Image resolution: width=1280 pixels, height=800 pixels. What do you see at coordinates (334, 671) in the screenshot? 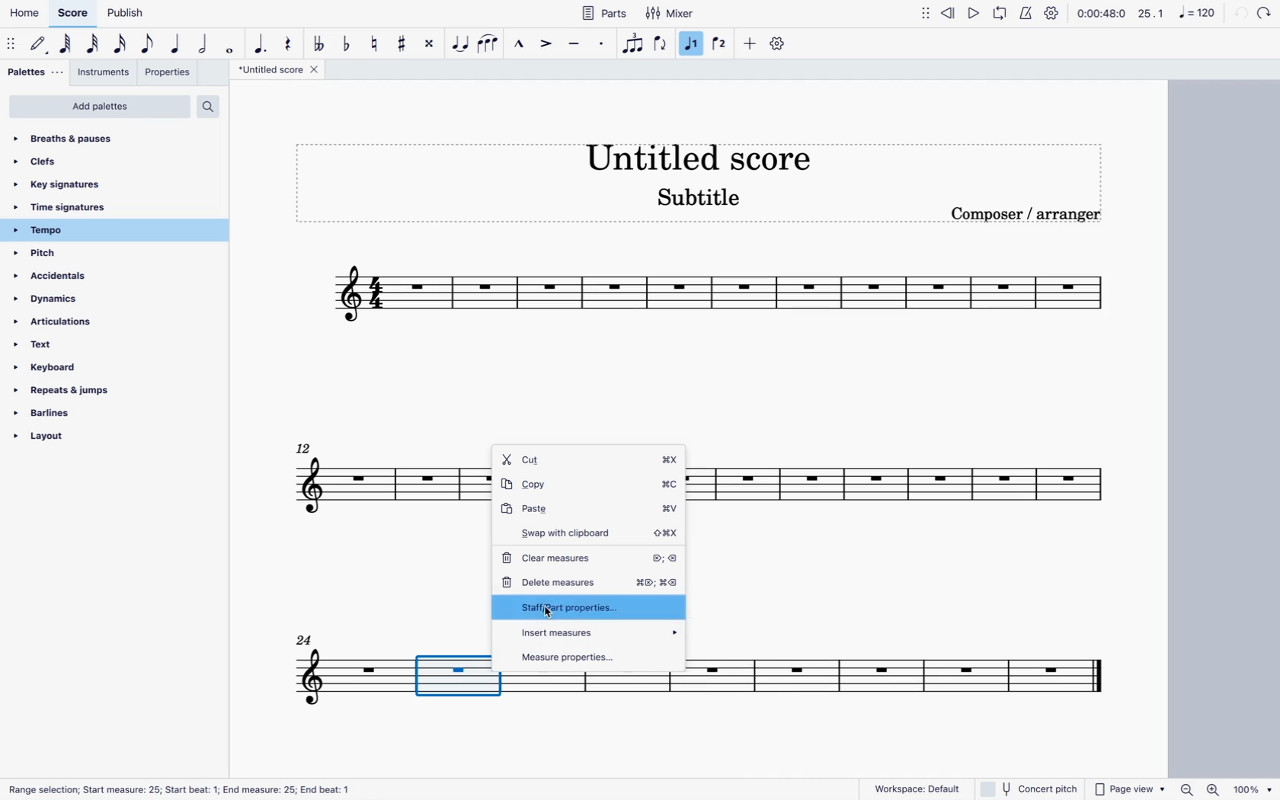
I see `score` at bounding box center [334, 671].